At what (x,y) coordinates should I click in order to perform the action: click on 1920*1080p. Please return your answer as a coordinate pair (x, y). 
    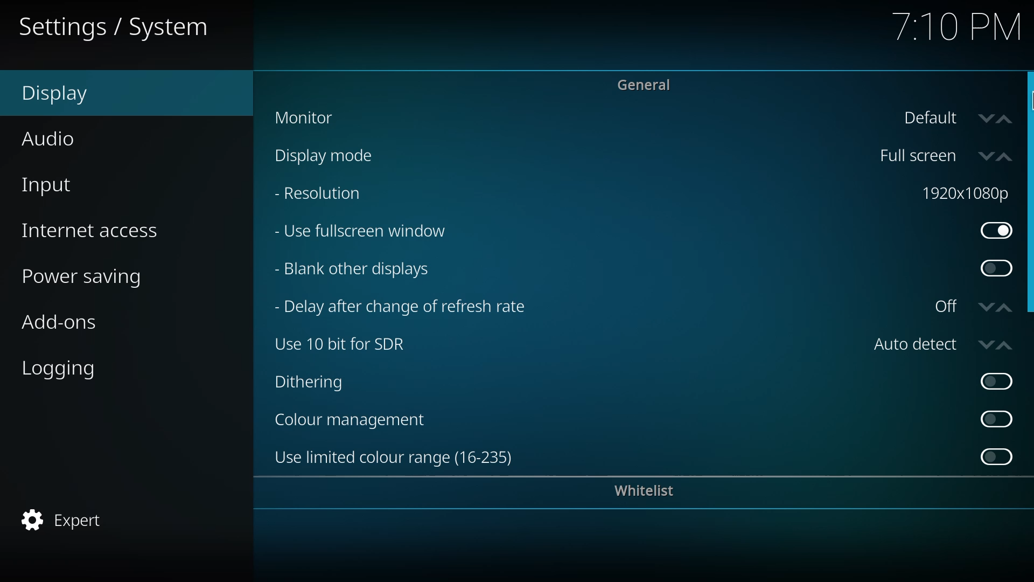
    Looking at the image, I should click on (968, 195).